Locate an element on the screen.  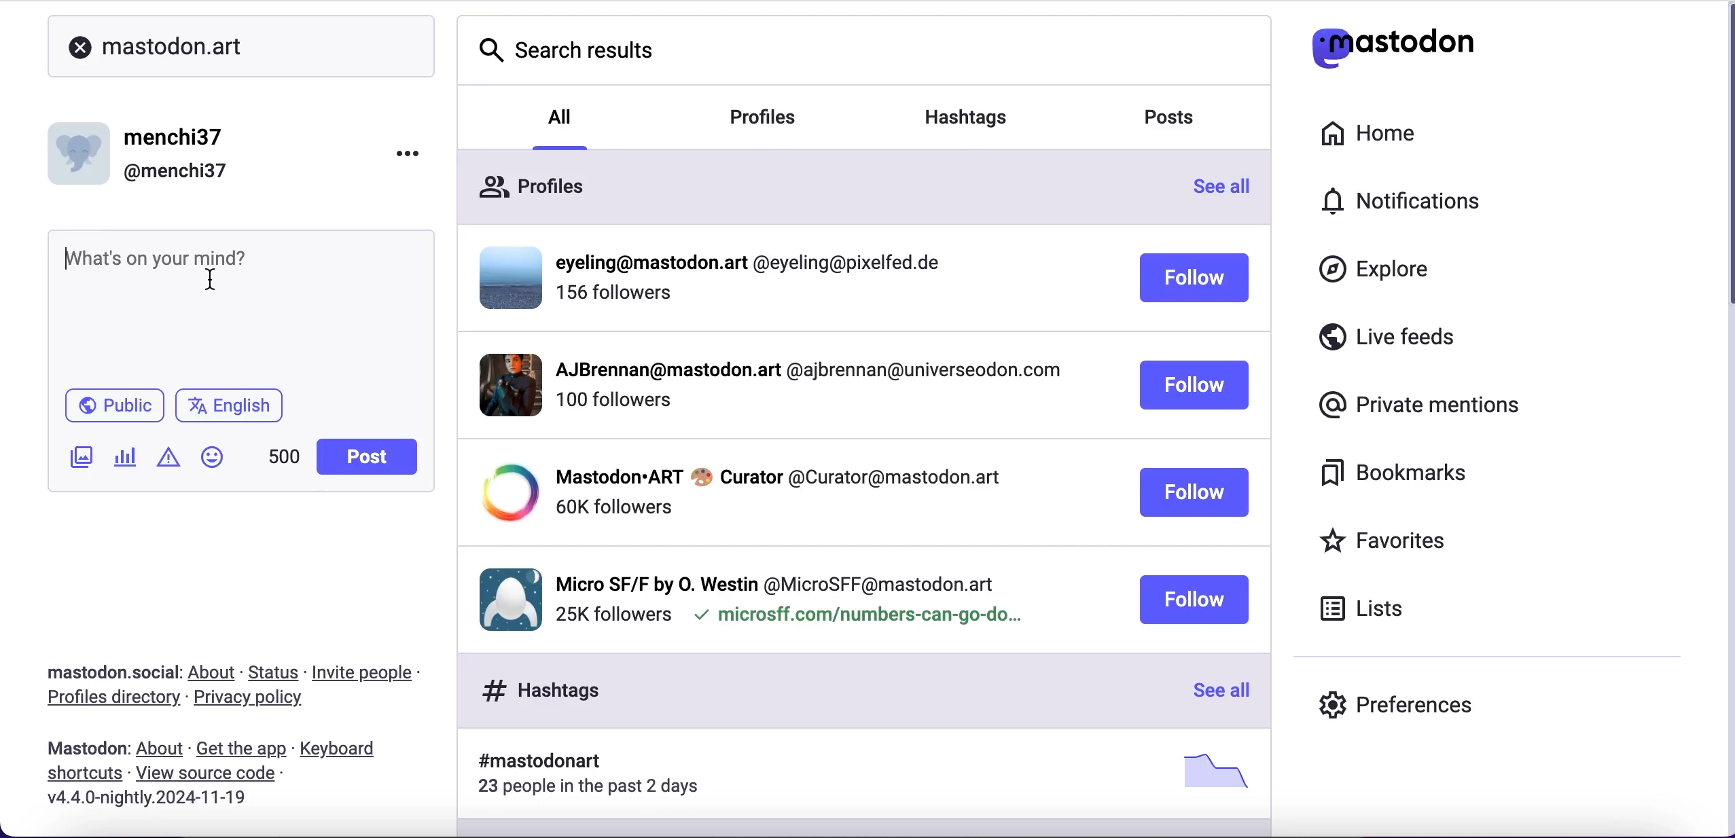
user profile is located at coordinates (802, 384).